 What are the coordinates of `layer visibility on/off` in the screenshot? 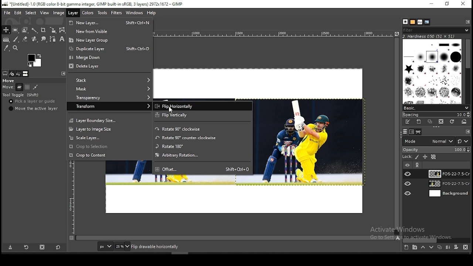 It's located at (408, 184).